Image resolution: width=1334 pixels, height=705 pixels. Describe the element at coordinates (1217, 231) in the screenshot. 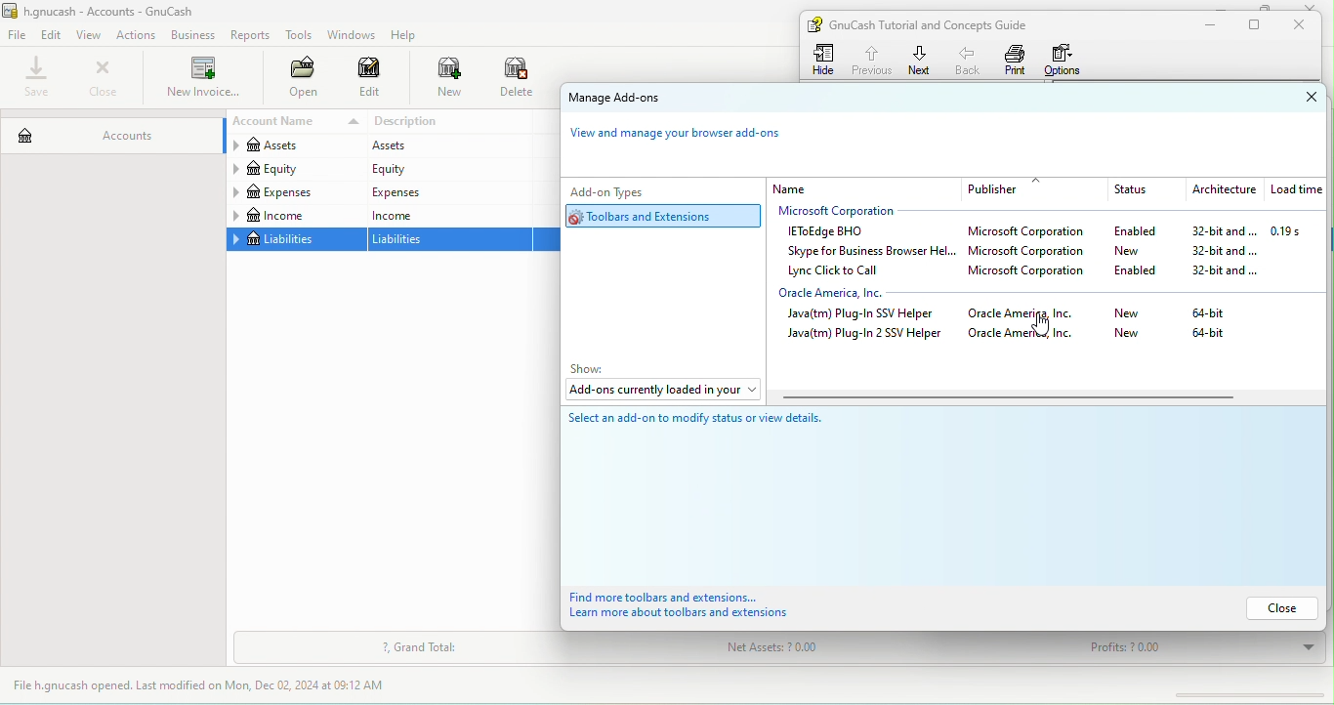

I see `32 bit and` at that location.